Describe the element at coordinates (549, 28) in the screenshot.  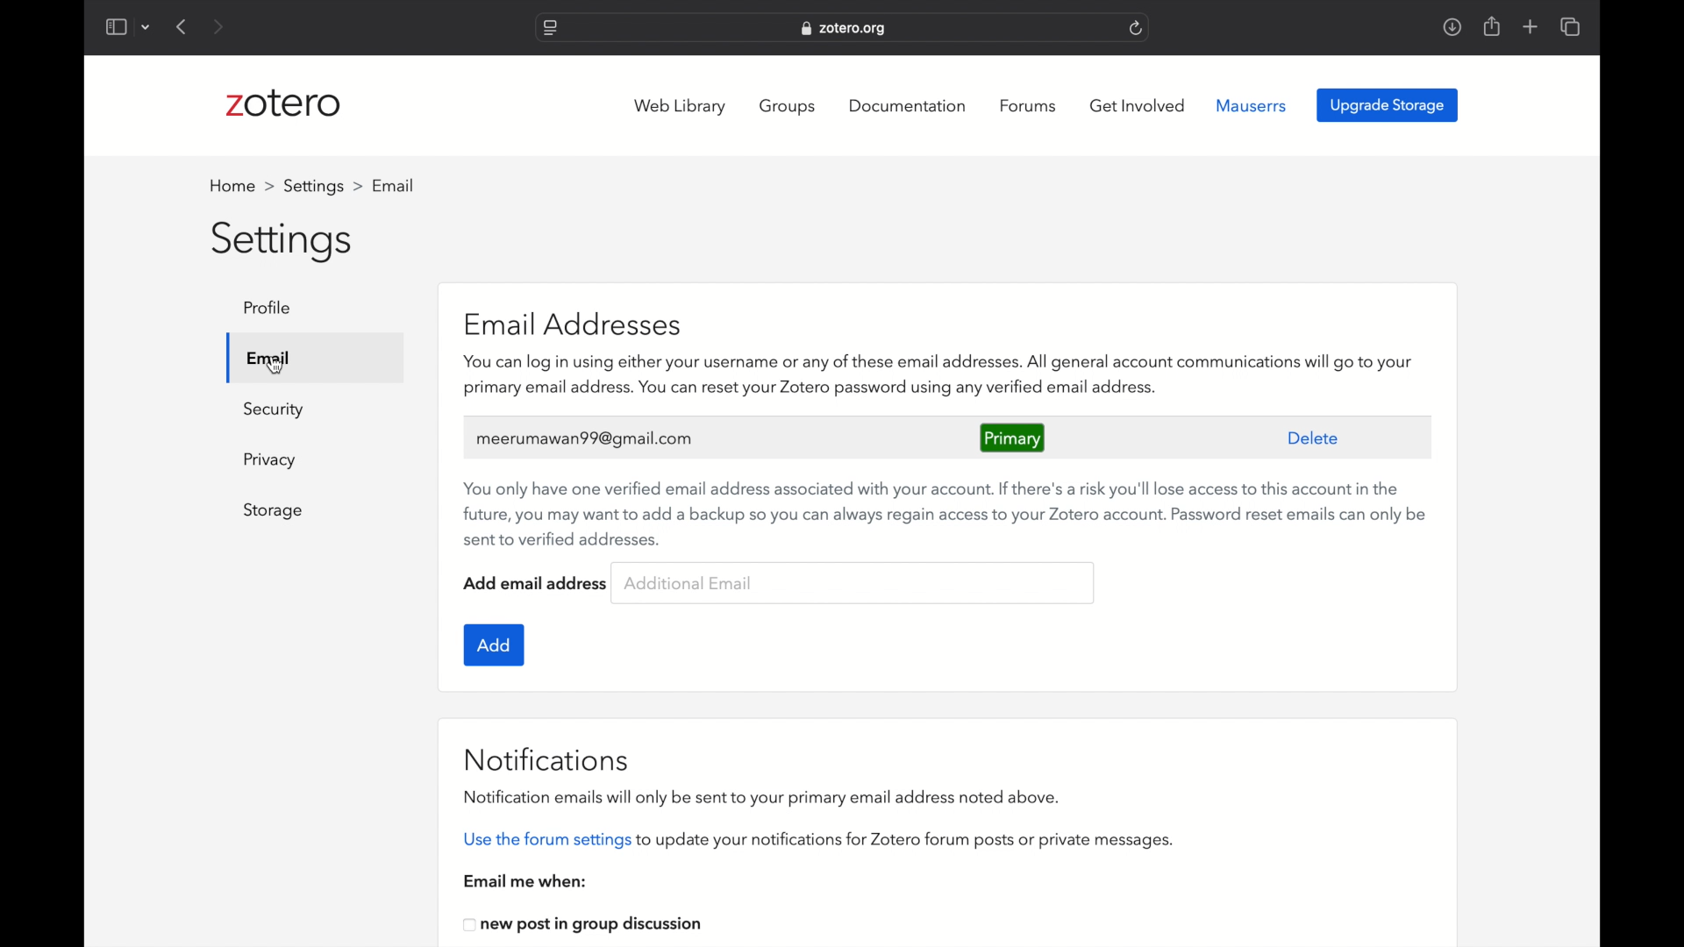
I see `website settings` at that location.